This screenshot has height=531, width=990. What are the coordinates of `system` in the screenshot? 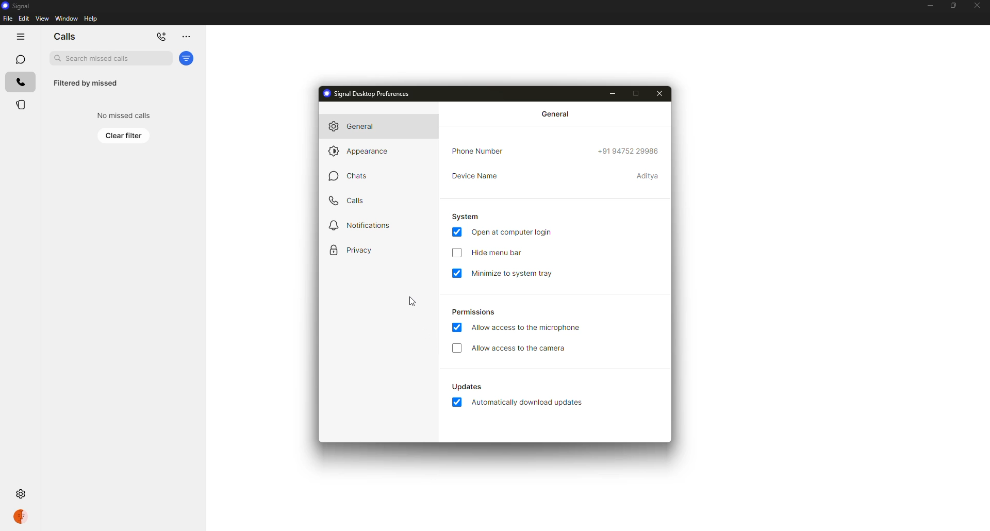 It's located at (466, 217).